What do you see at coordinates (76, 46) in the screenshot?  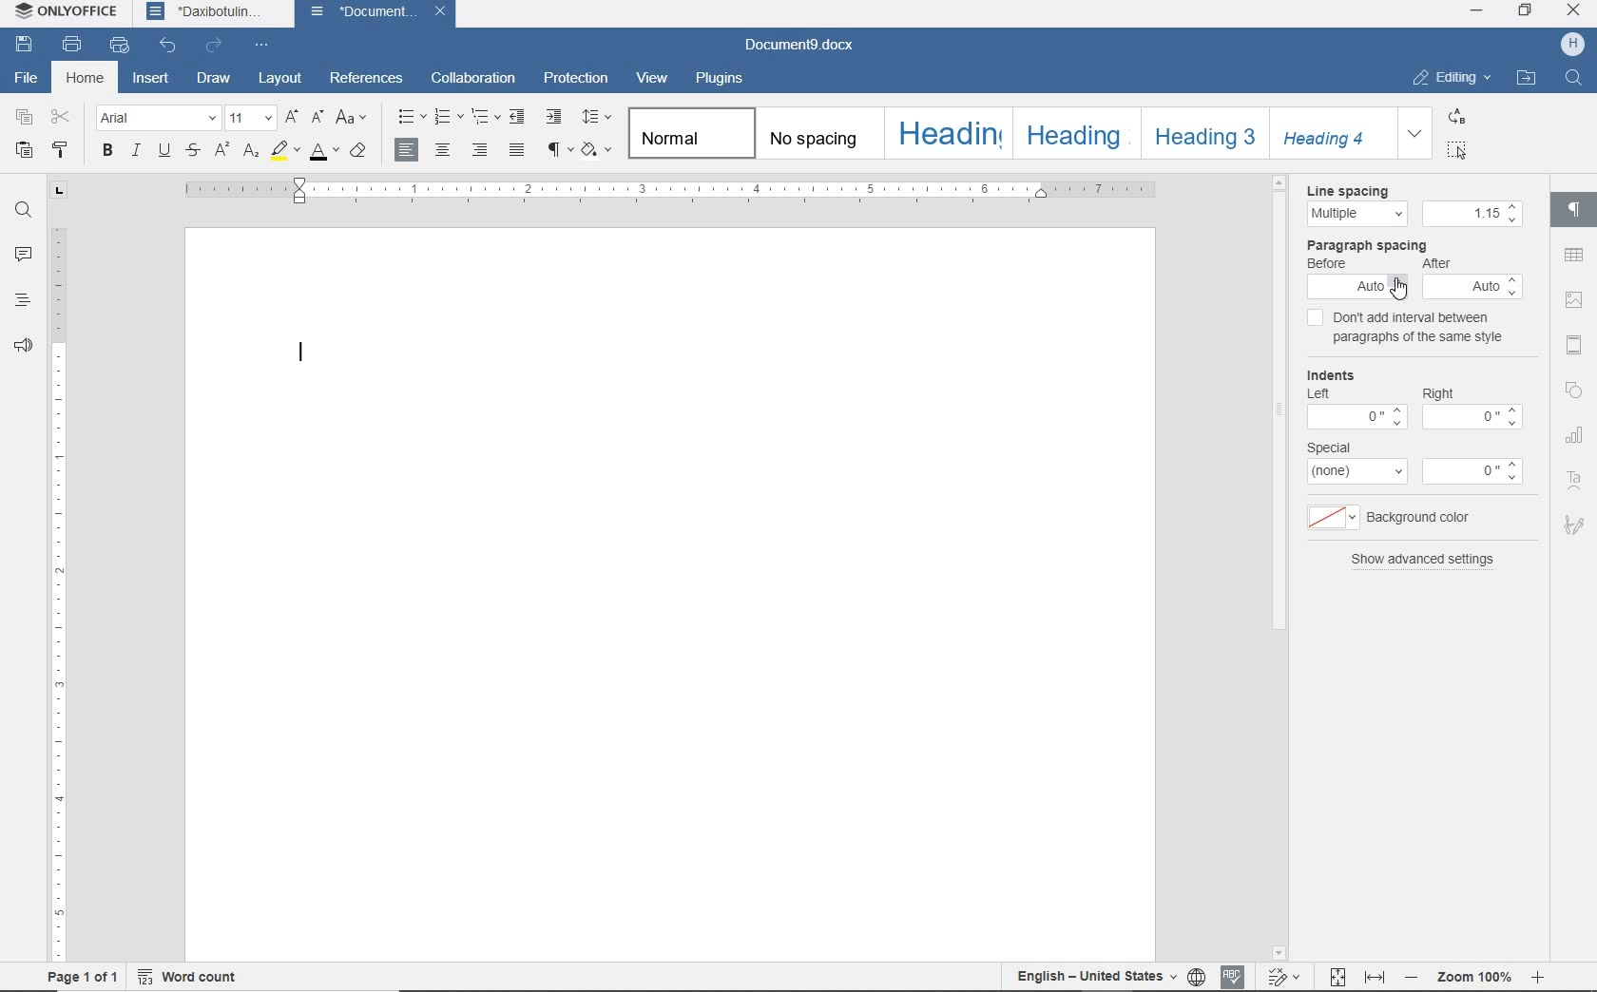 I see `print` at bounding box center [76, 46].